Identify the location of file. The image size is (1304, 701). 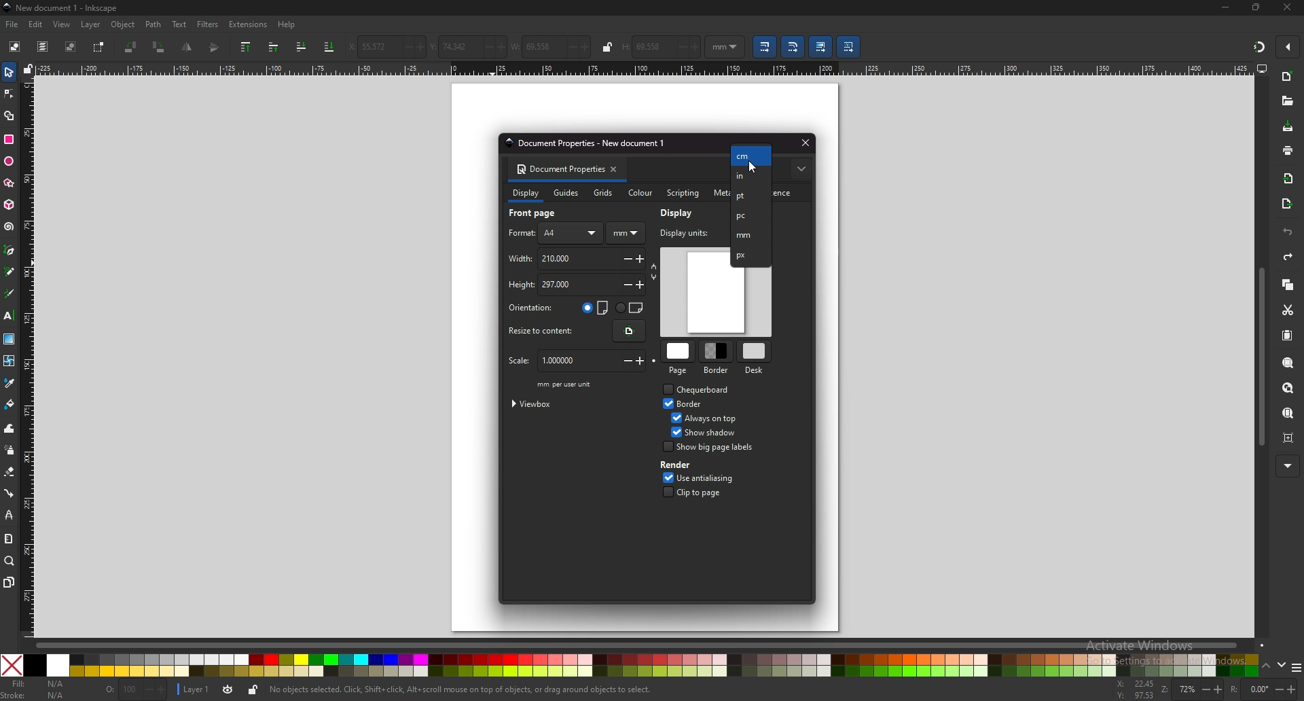
(13, 25).